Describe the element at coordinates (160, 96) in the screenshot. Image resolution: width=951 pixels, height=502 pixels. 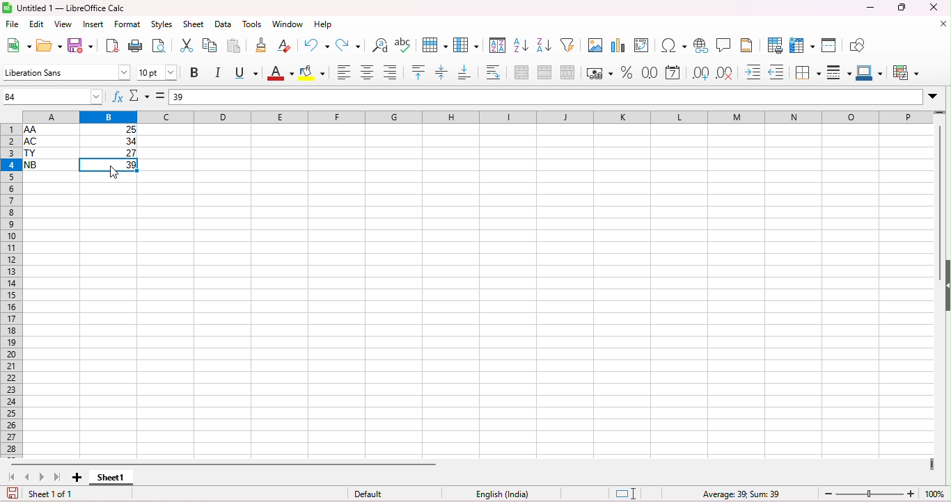
I see `=` at that location.